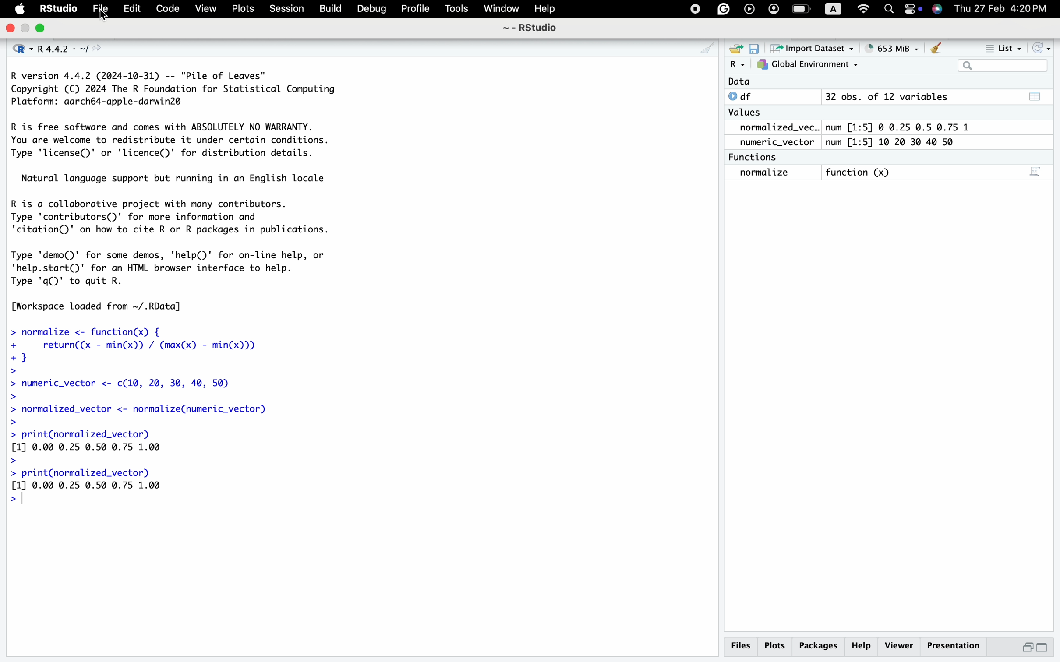  I want to click on Search Bar, so click(1002, 67).